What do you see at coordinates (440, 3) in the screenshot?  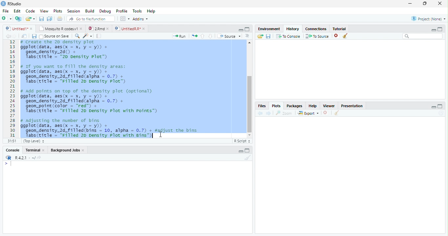 I see `close` at bounding box center [440, 3].